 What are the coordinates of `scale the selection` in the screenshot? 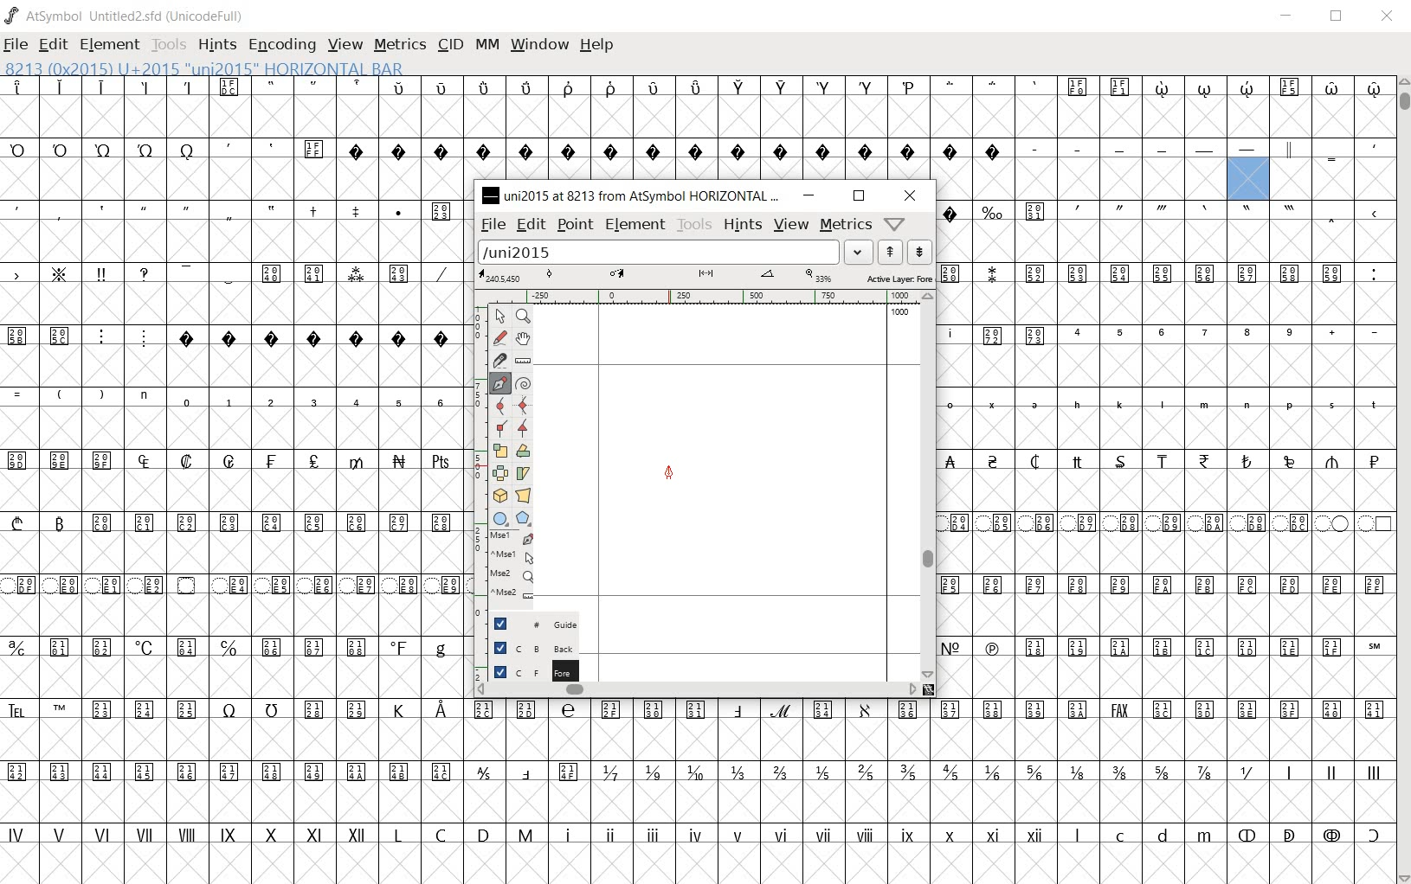 It's located at (499, 451).